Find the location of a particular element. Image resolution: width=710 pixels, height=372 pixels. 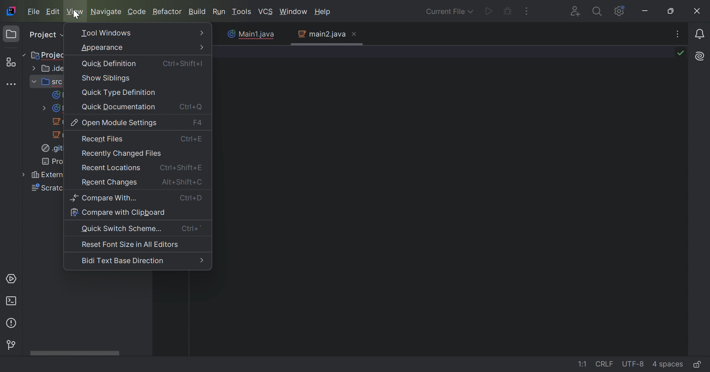

Ctrl+D is located at coordinates (191, 198).